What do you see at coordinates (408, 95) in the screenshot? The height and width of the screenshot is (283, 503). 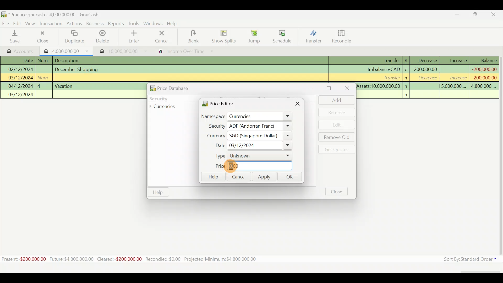 I see `n` at bounding box center [408, 95].